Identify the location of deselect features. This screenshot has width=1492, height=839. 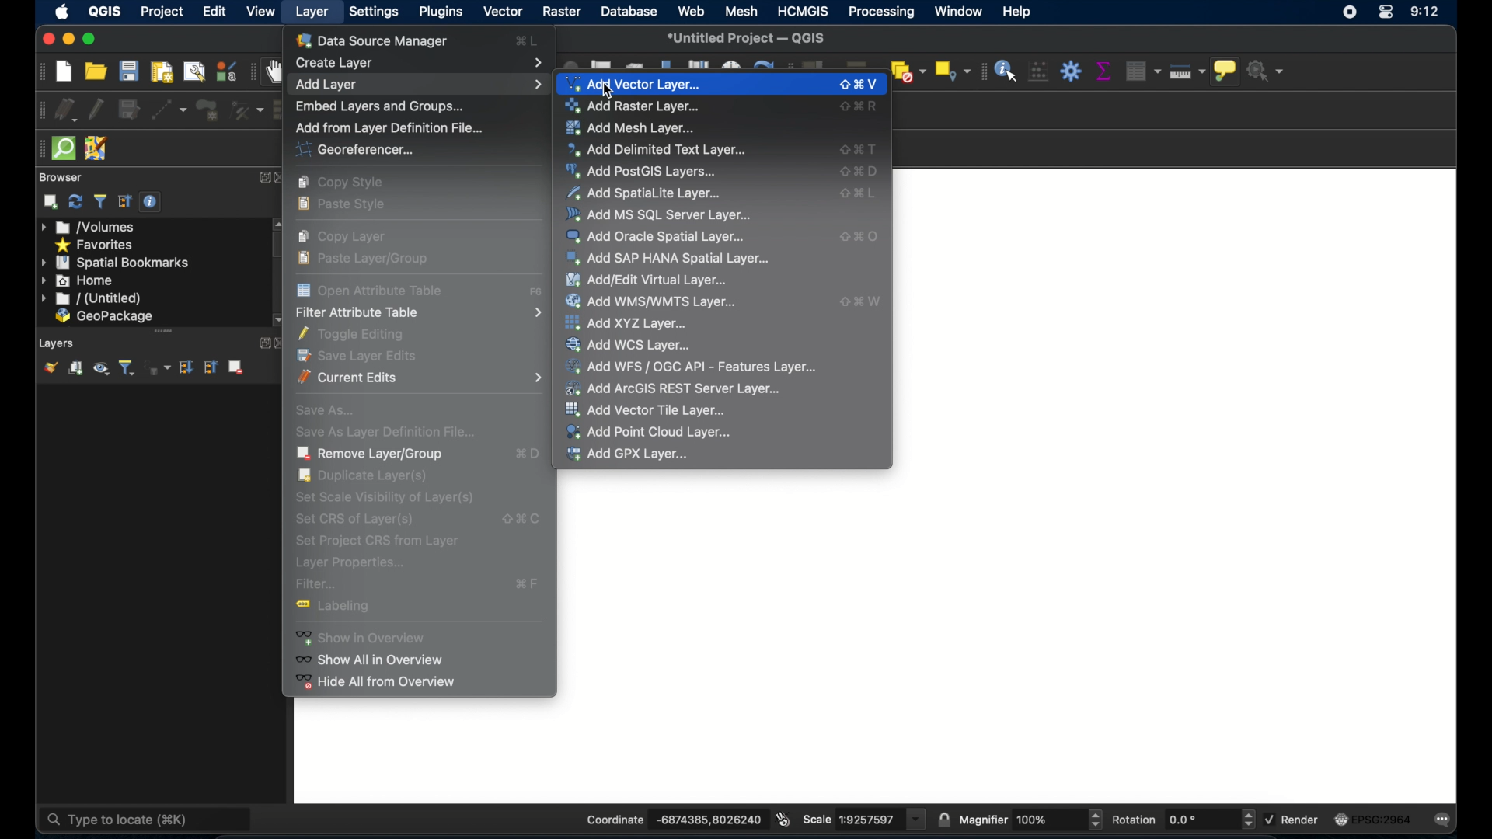
(908, 68).